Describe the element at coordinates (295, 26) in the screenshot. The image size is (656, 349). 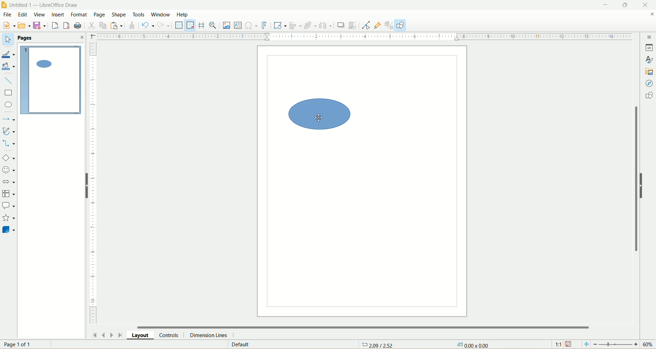
I see `allign` at that location.